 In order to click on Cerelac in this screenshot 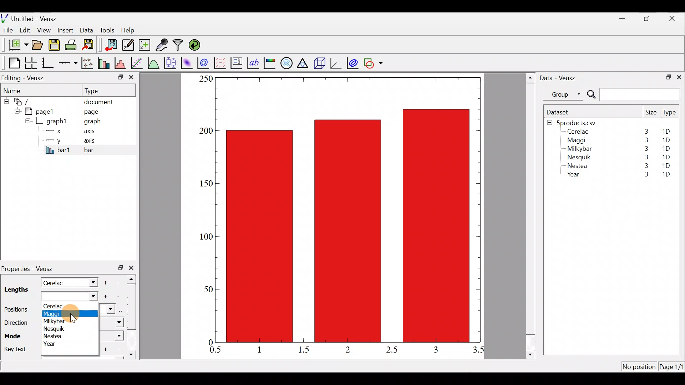, I will do `click(59, 306)`.